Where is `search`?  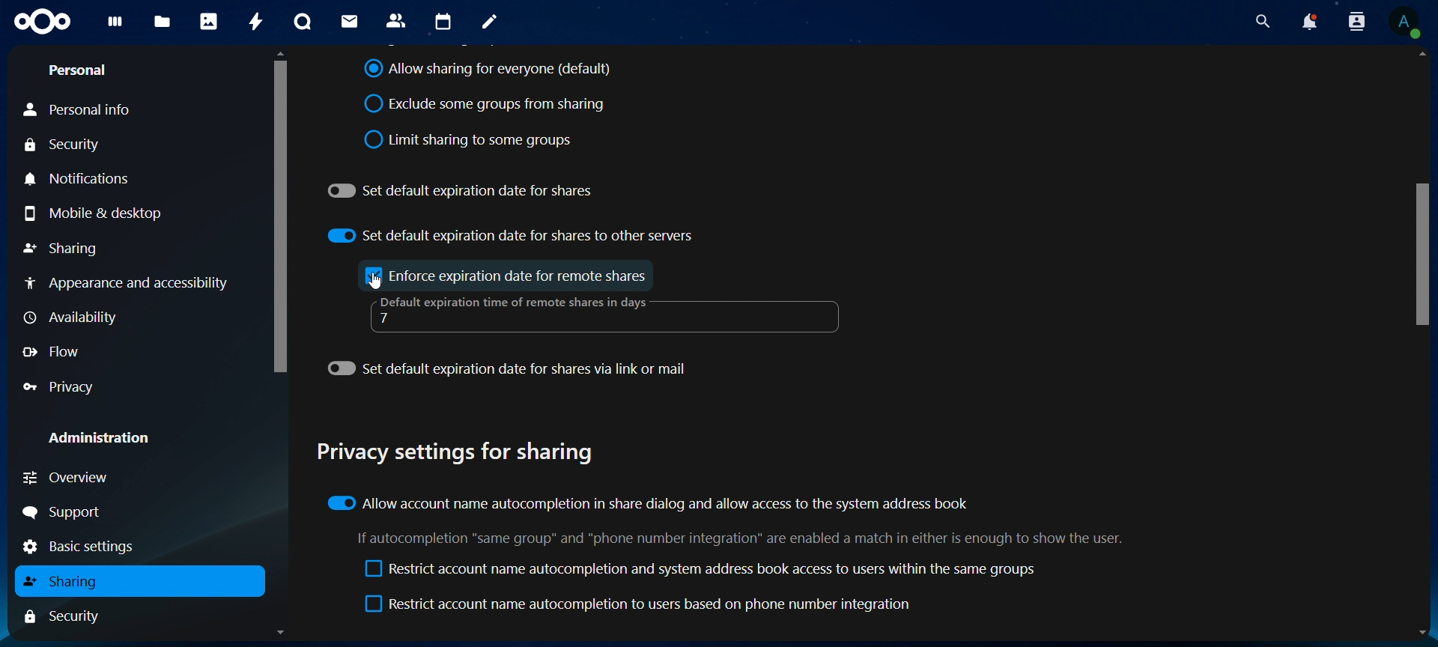
search is located at coordinates (1259, 22).